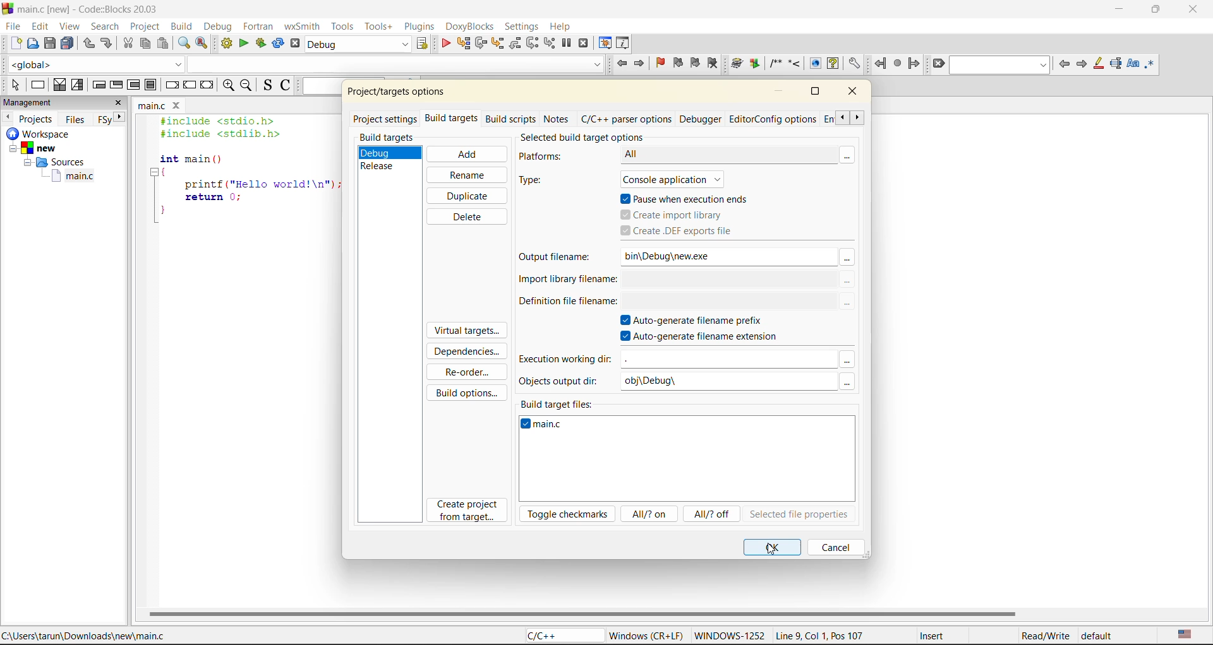 The width and height of the screenshot is (1213, 645). What do you see at coordinates (207, 86) in the screenshot?
I see `return instruction` at bounding box center [207, 86].